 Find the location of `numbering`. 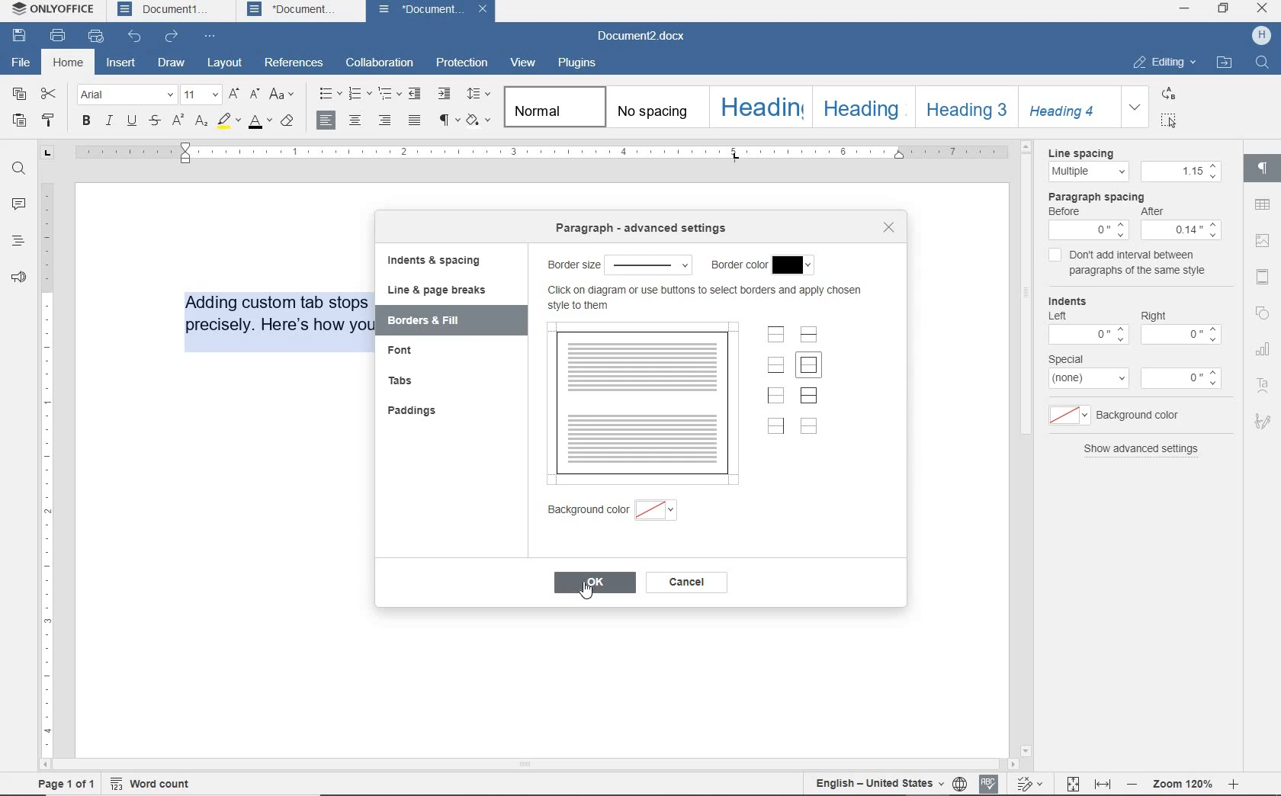

numbering is located at coordinates (358, 95).